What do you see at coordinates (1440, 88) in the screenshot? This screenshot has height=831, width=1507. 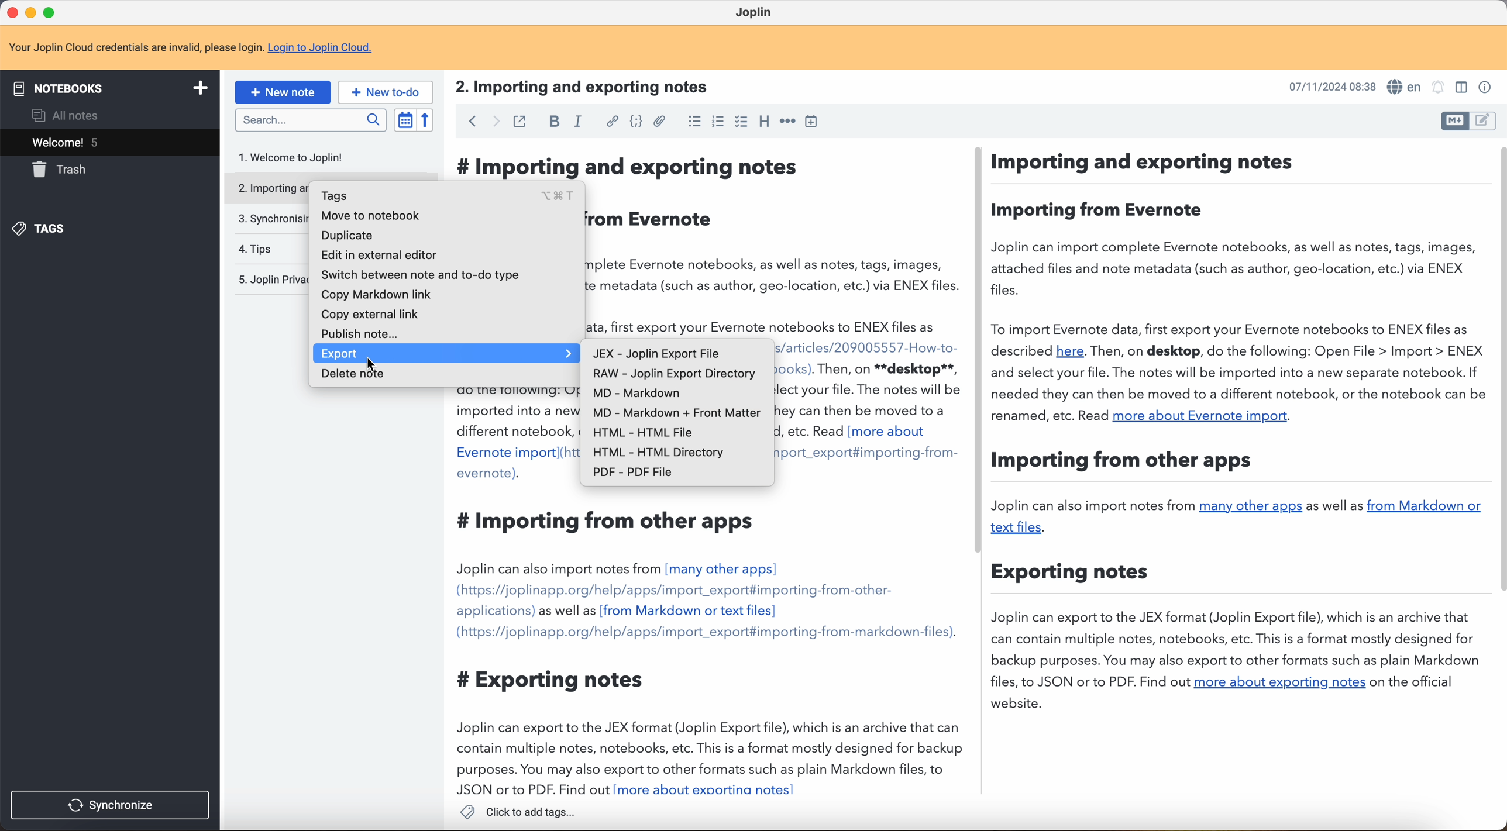 I see `set alarm` at bounding box center [1440, 88].